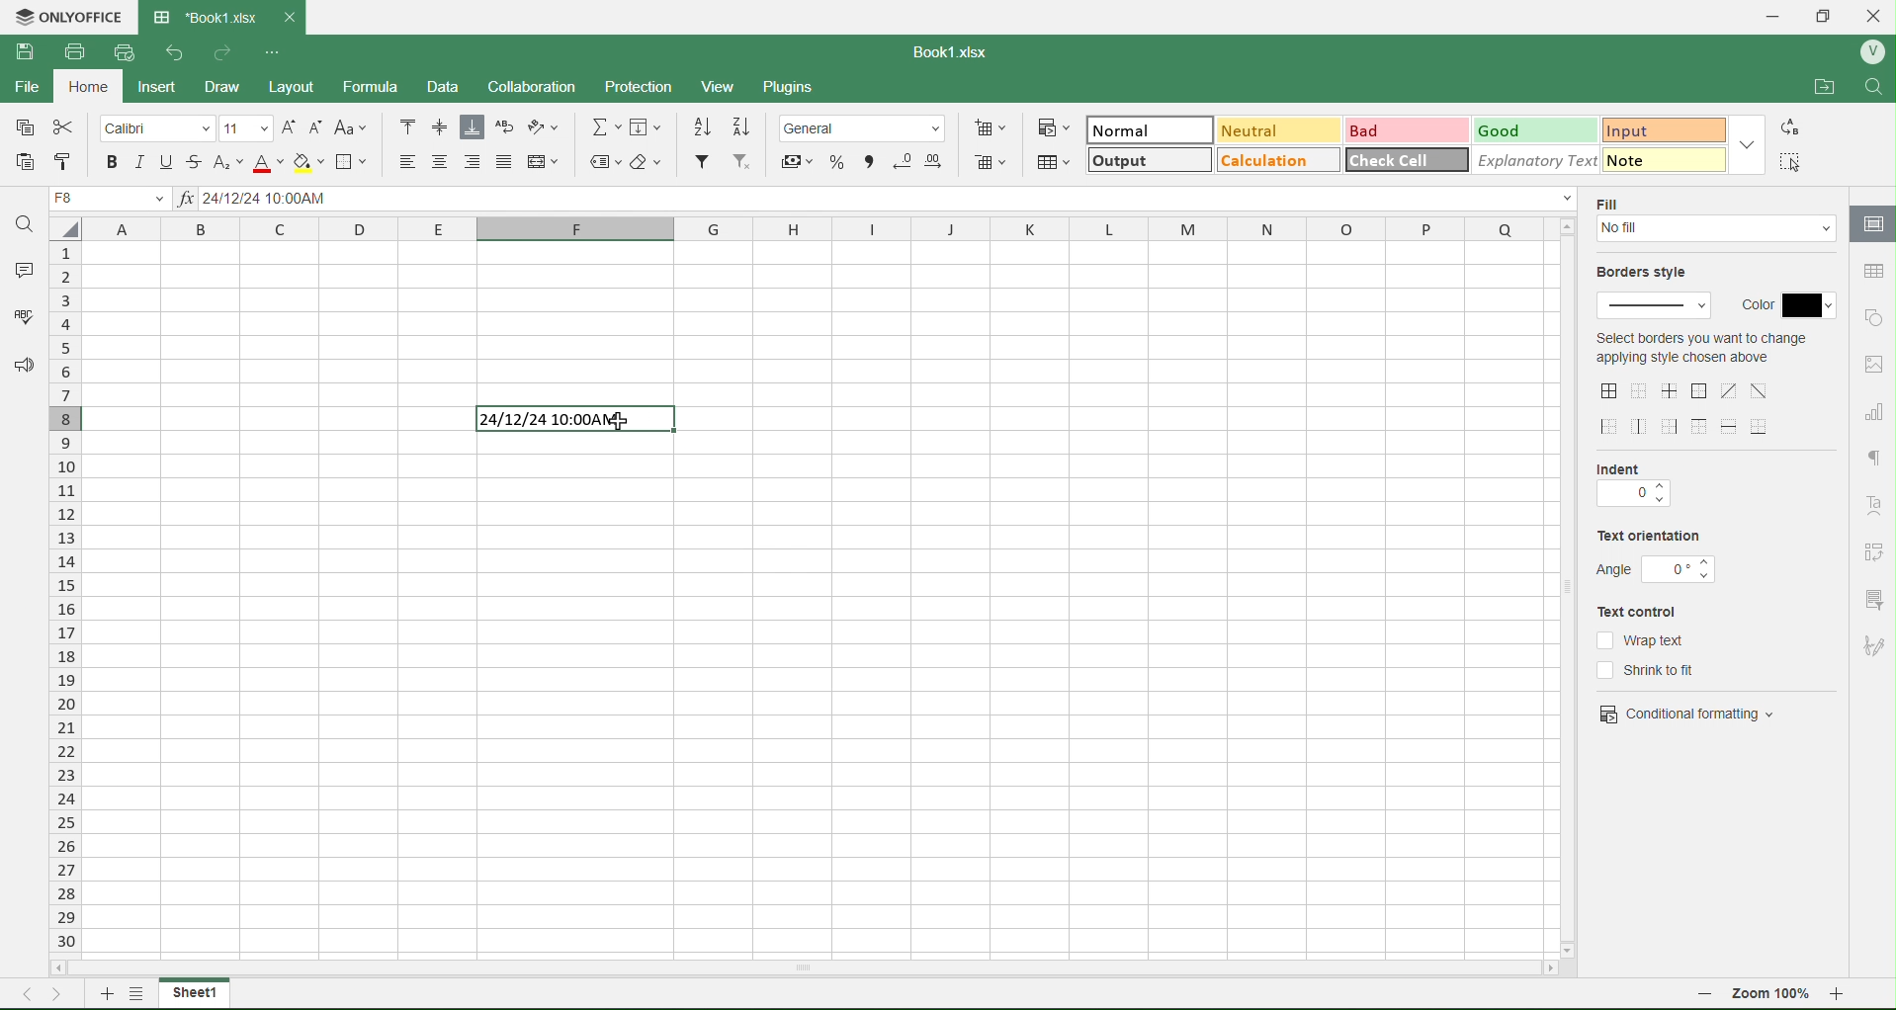  I want to click on minimize, so click(1773, 16).